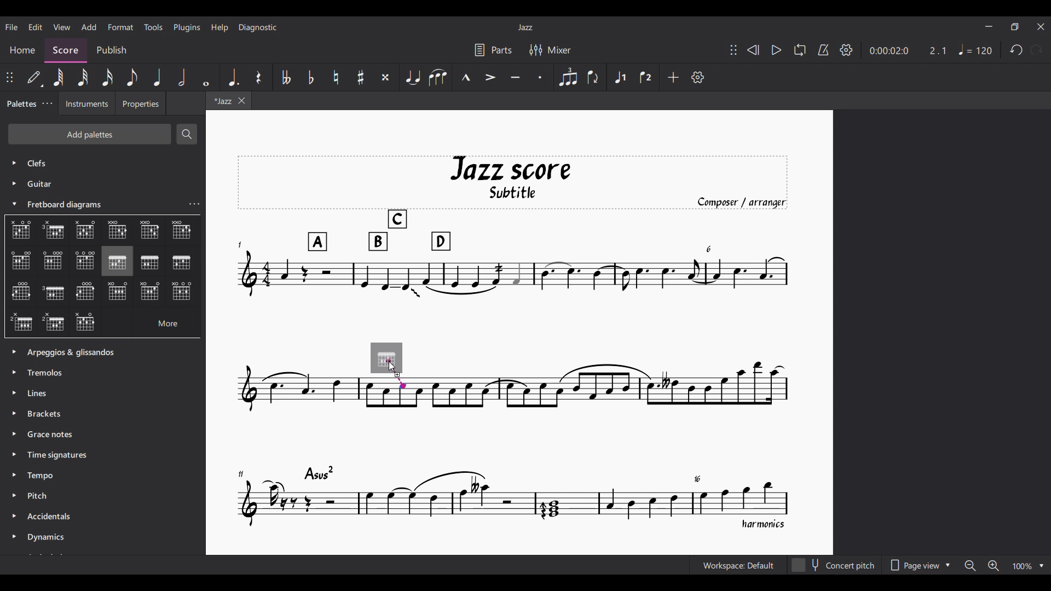 The image size is (1051, 591). I want to click on Minimize, so click(989, 26).